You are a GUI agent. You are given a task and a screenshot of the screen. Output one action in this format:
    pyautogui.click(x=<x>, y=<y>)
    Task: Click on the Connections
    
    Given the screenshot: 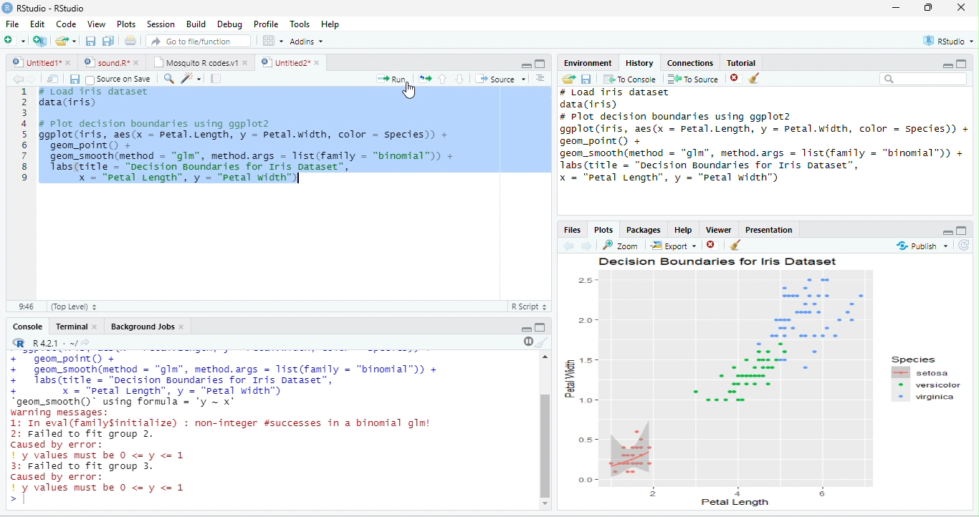 What is the action you would take?
    pyautogui.click(x=689, y=63)
    